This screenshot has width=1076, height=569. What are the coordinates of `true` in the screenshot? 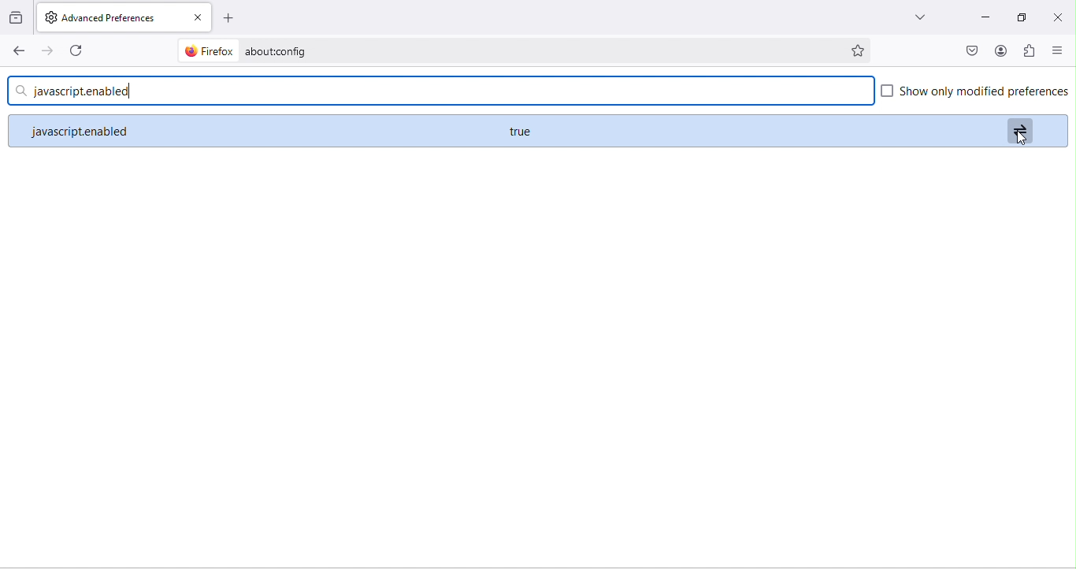 It's located at (521, 132).